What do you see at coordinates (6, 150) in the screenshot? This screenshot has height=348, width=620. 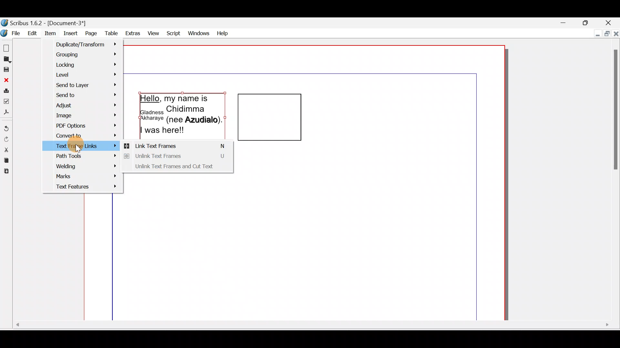 I see `Cut` at bounding box center [6, 150].